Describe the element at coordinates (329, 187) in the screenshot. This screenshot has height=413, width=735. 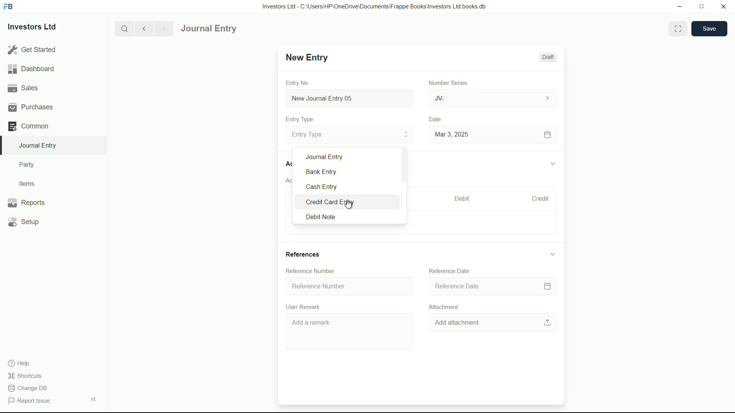
I see `Cash Entry` at that location.